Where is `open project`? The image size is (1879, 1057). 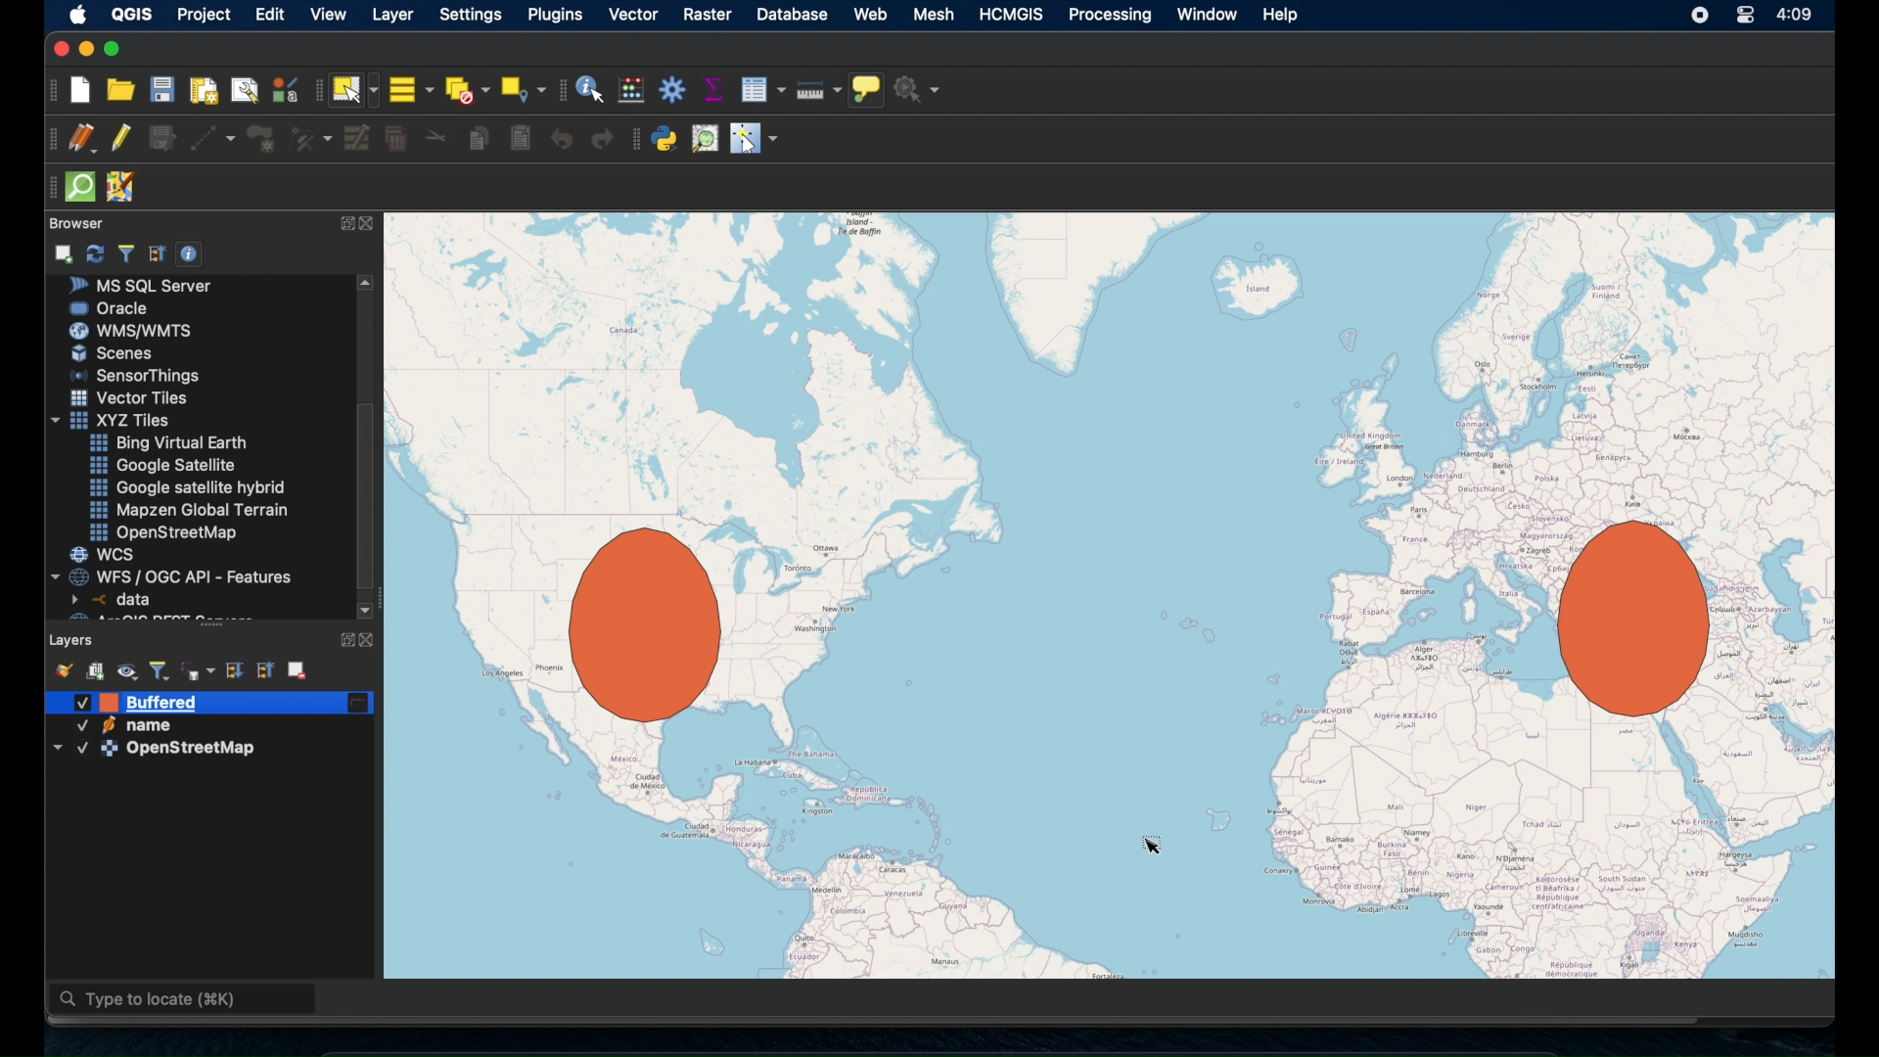
open project is located at coordinates (121, 91).